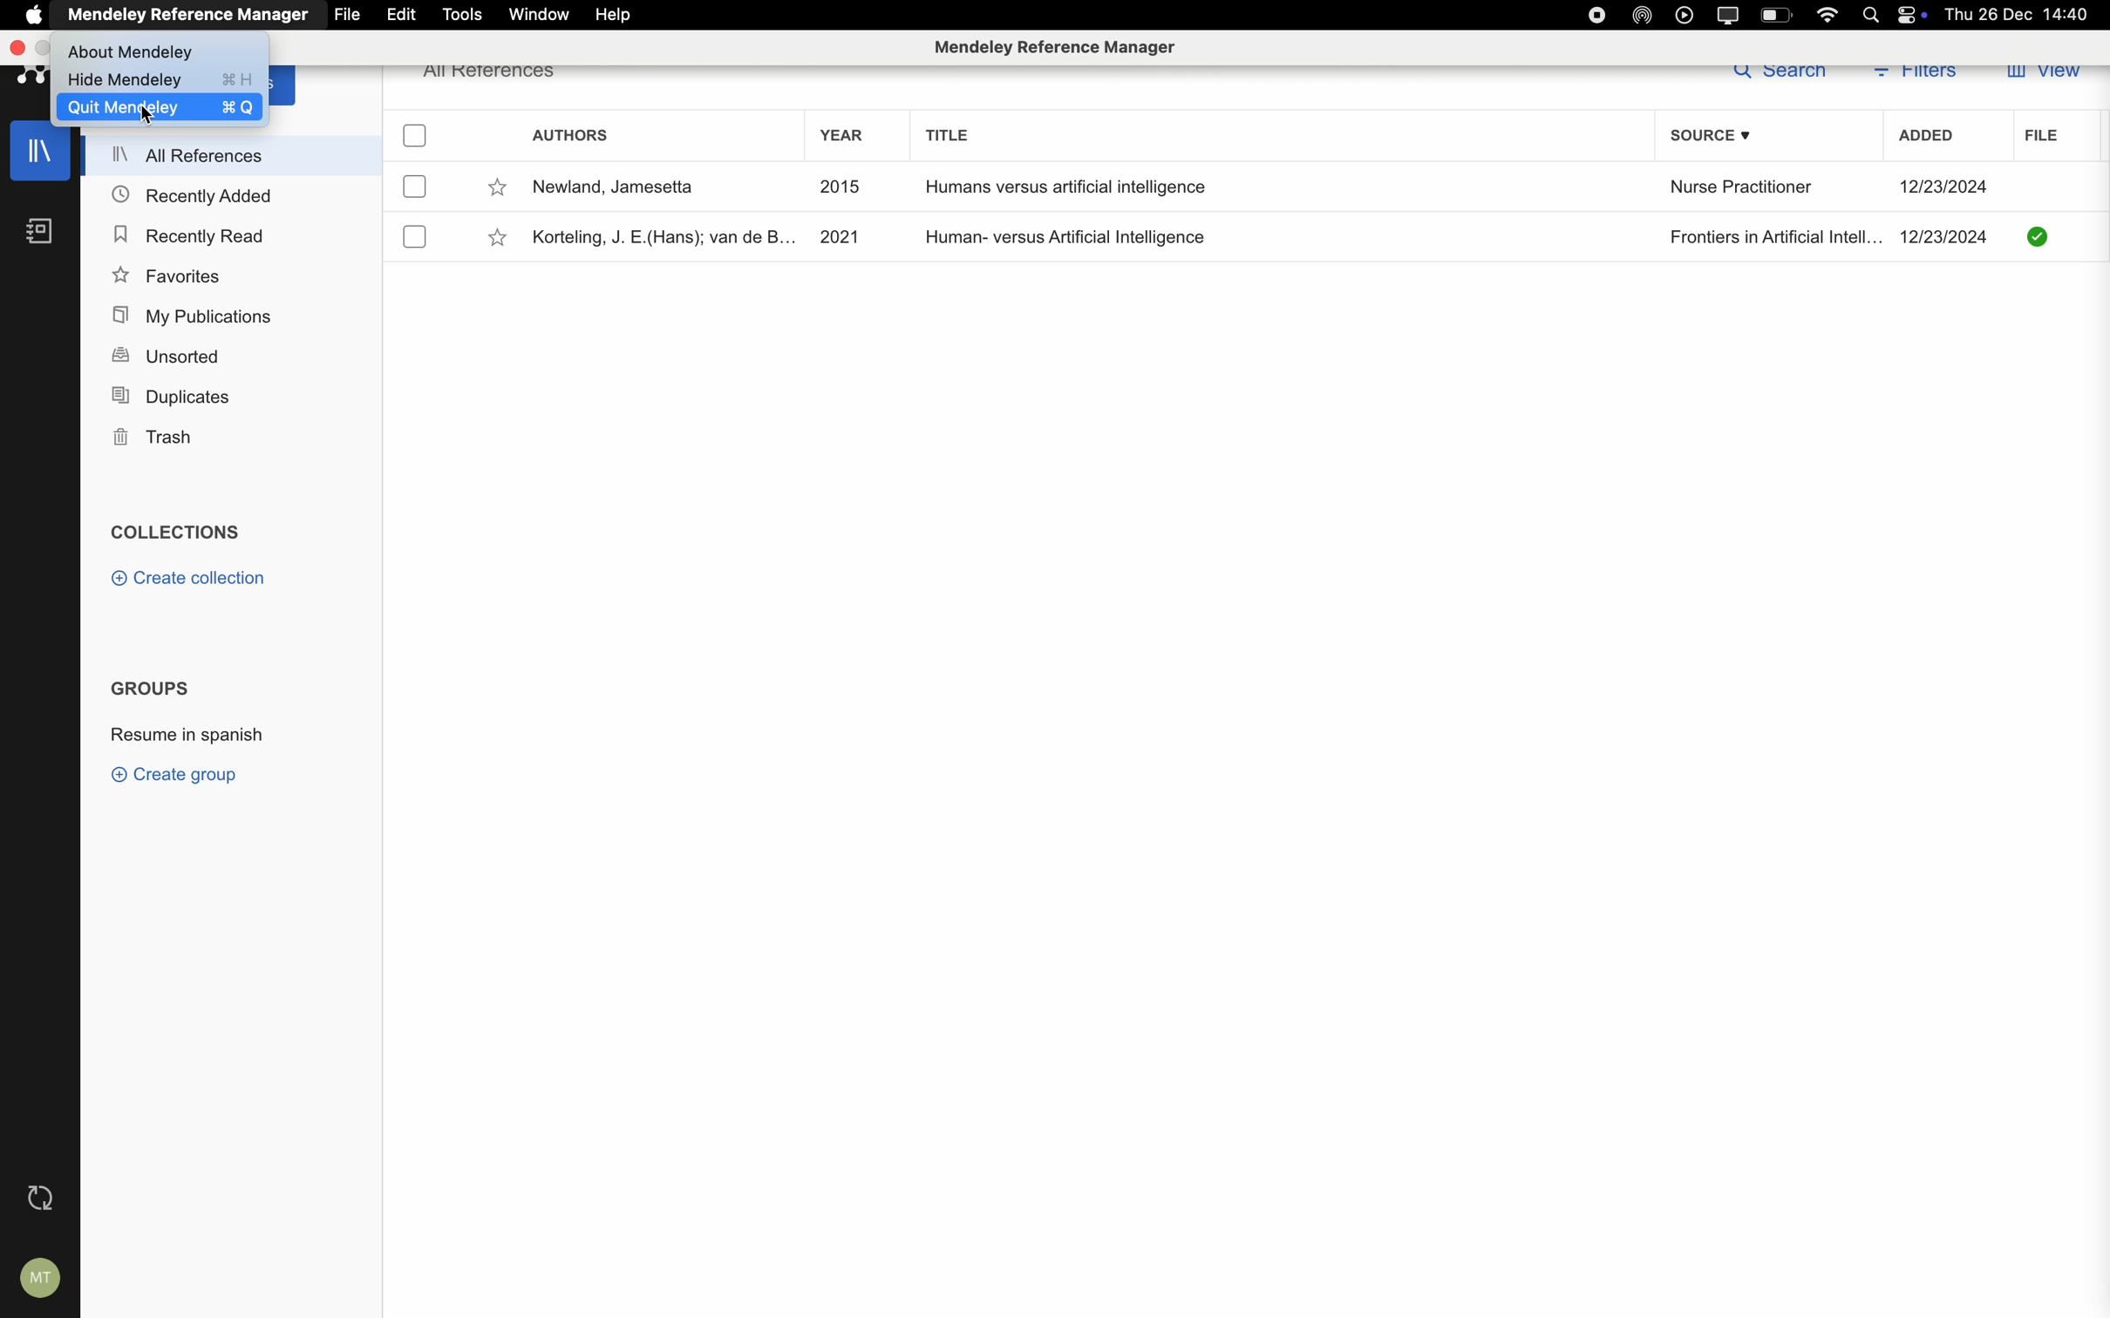 This screenshot has height=1318, width=2110. What do you see at coordinates (499, 189) in the screenshot?
I see `favorite` at bounding box center [499, 189].